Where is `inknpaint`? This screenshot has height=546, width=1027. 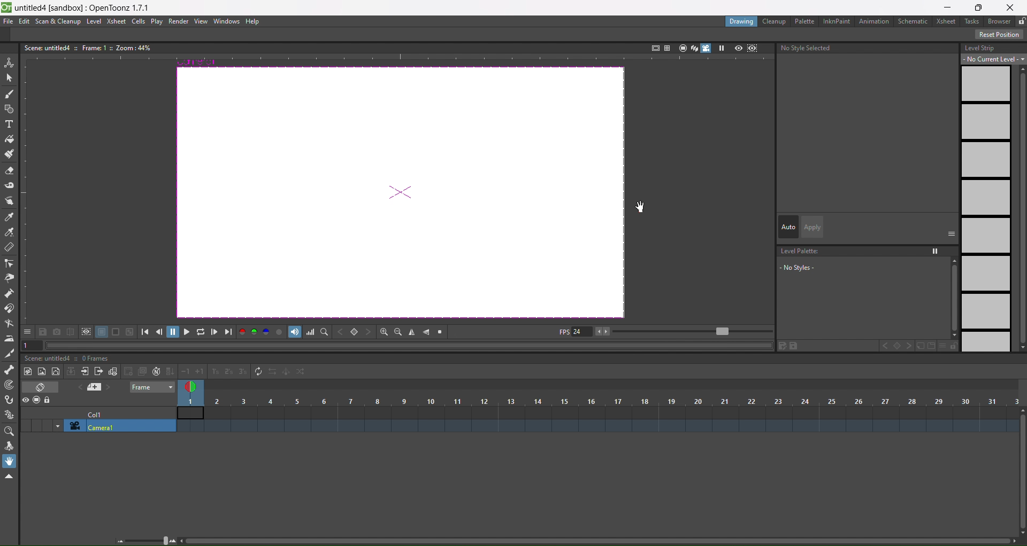
inknpaint is located at coordinates (837, 20).